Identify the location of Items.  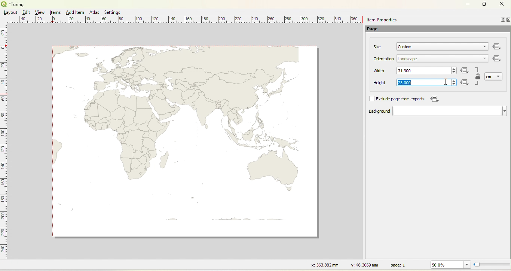
(56, 13).